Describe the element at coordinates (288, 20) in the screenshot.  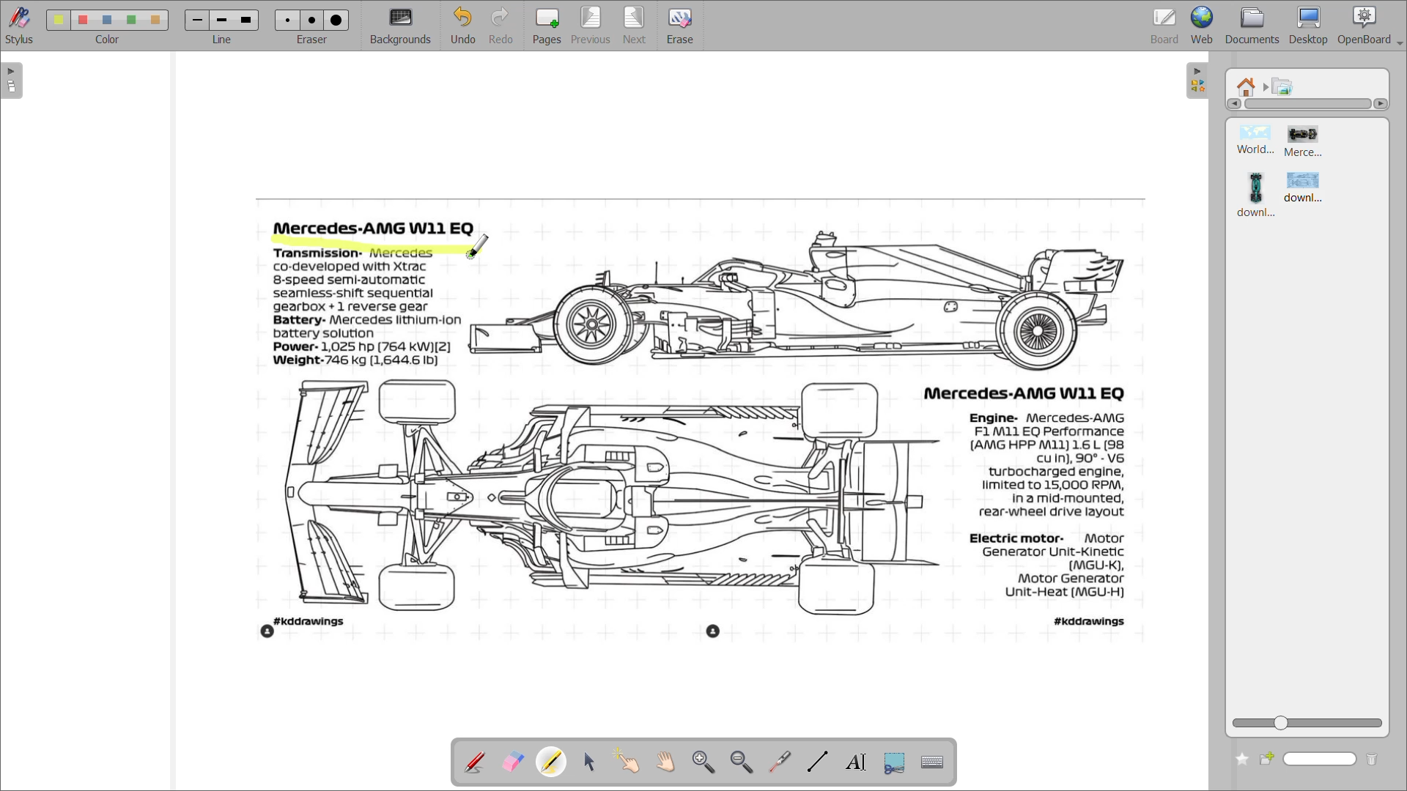
I see `eraser 1` at that location.